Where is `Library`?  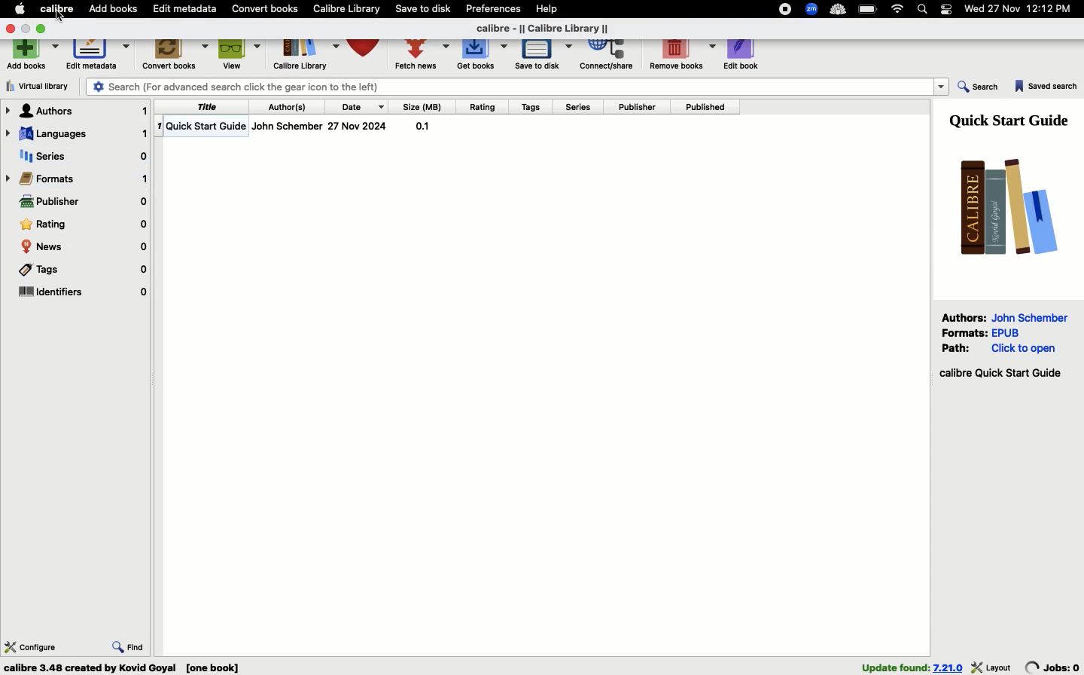 Library is located at coordinates (306, 57).